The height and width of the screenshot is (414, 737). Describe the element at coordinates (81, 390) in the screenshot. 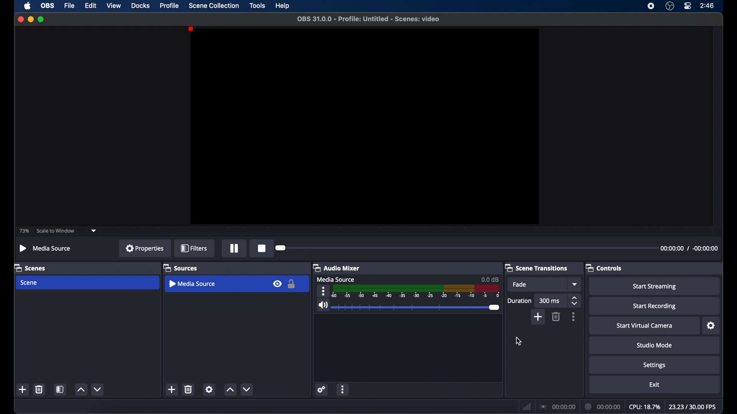

I see `increment` at that location.